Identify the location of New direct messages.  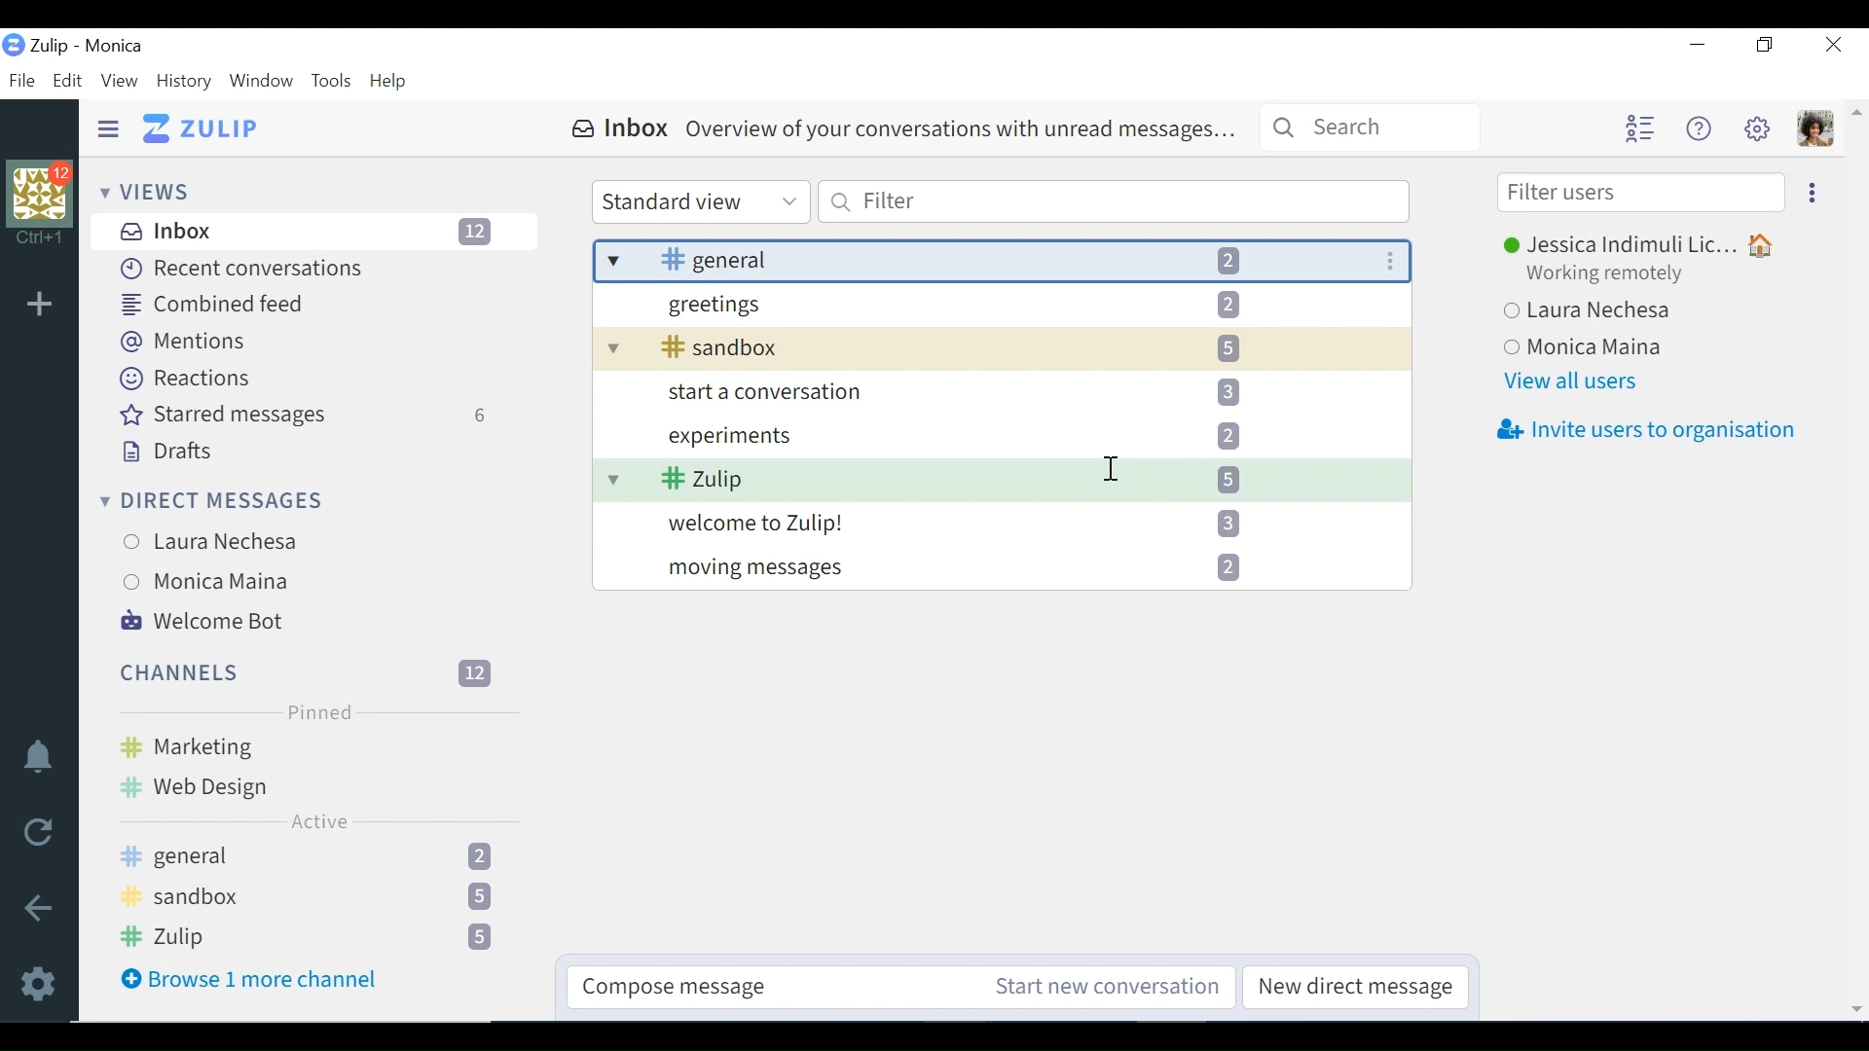
(1354, 985).